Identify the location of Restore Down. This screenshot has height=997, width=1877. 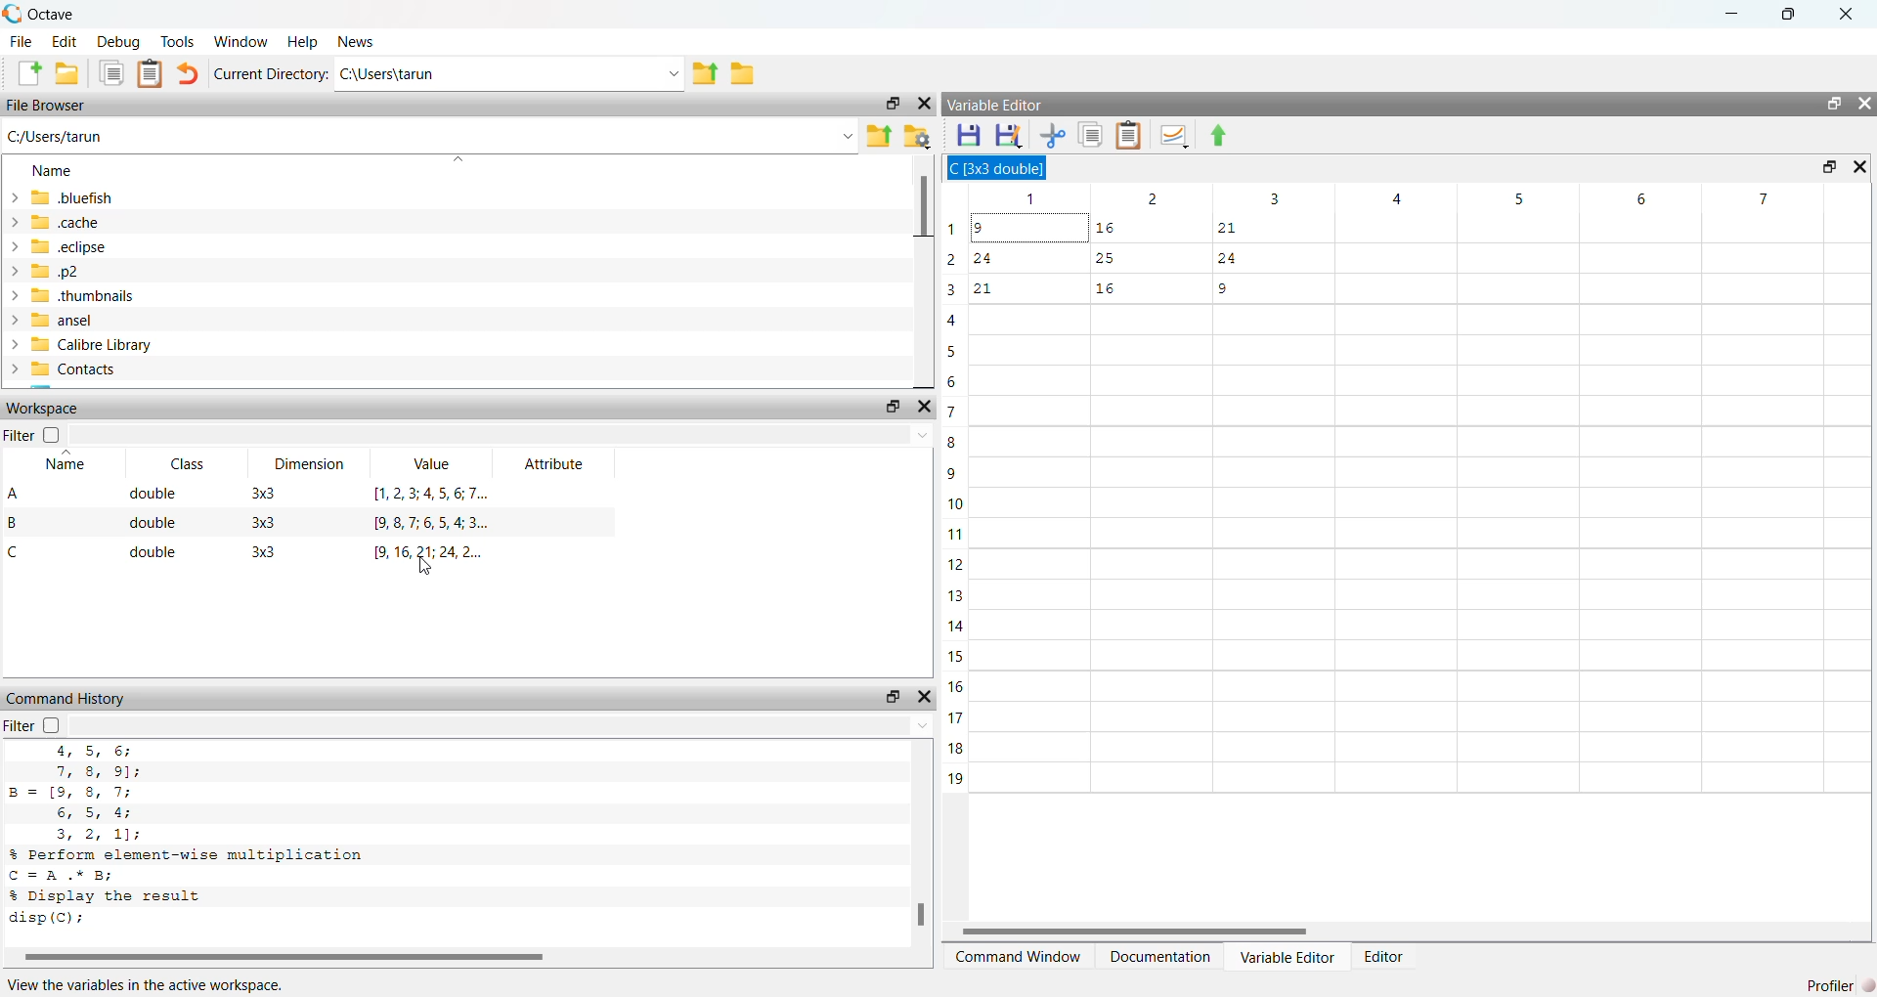
(893, 104).